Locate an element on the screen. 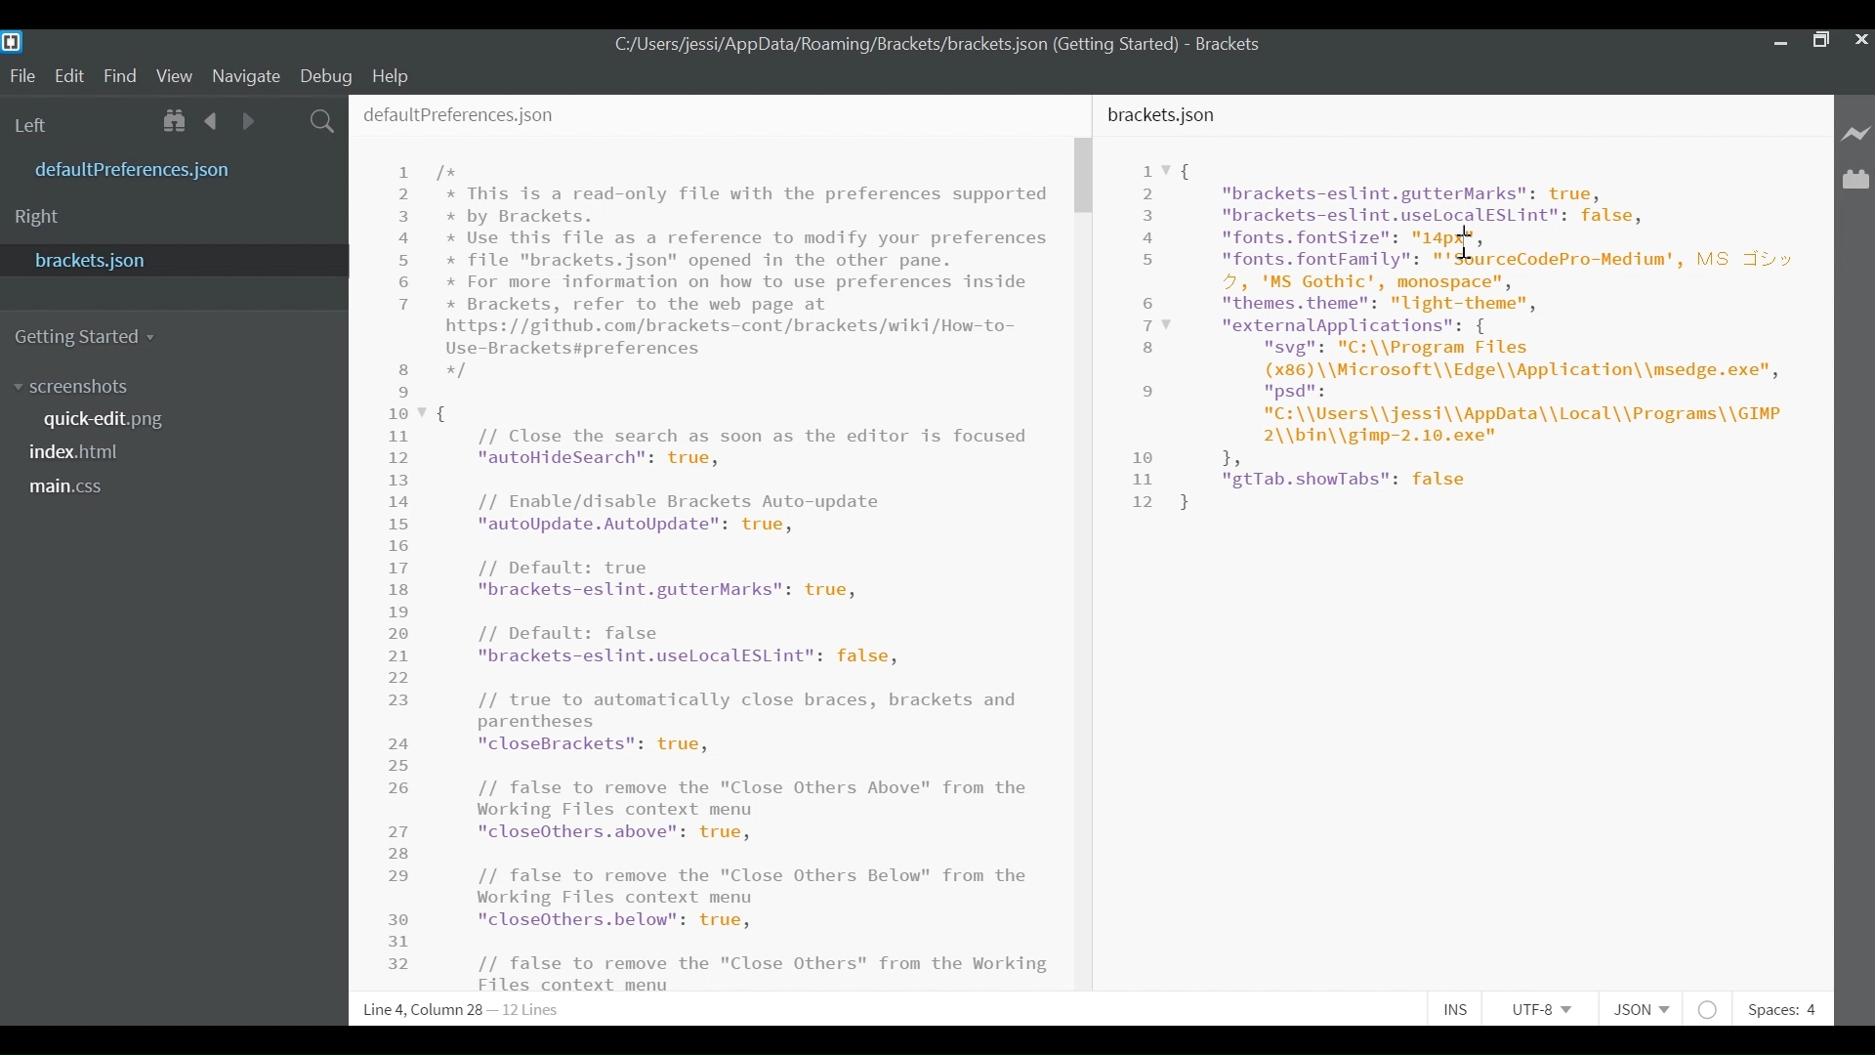  defaultPreferences.json is located at coordinates (458, 111).